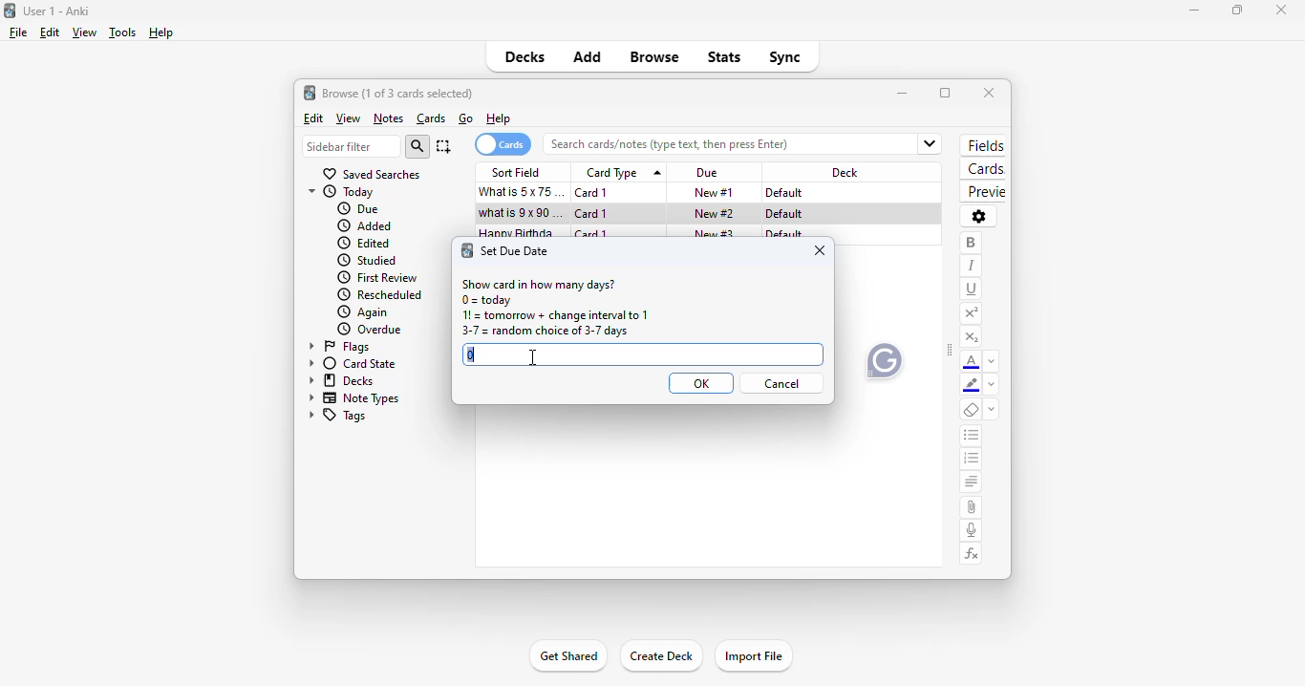 Image resolution: width=1305 pixels, height=686 pixels. What do you see at coordinates (973, 339) in the screenshot?
I see `subscript` at bounding box center [973, 339].